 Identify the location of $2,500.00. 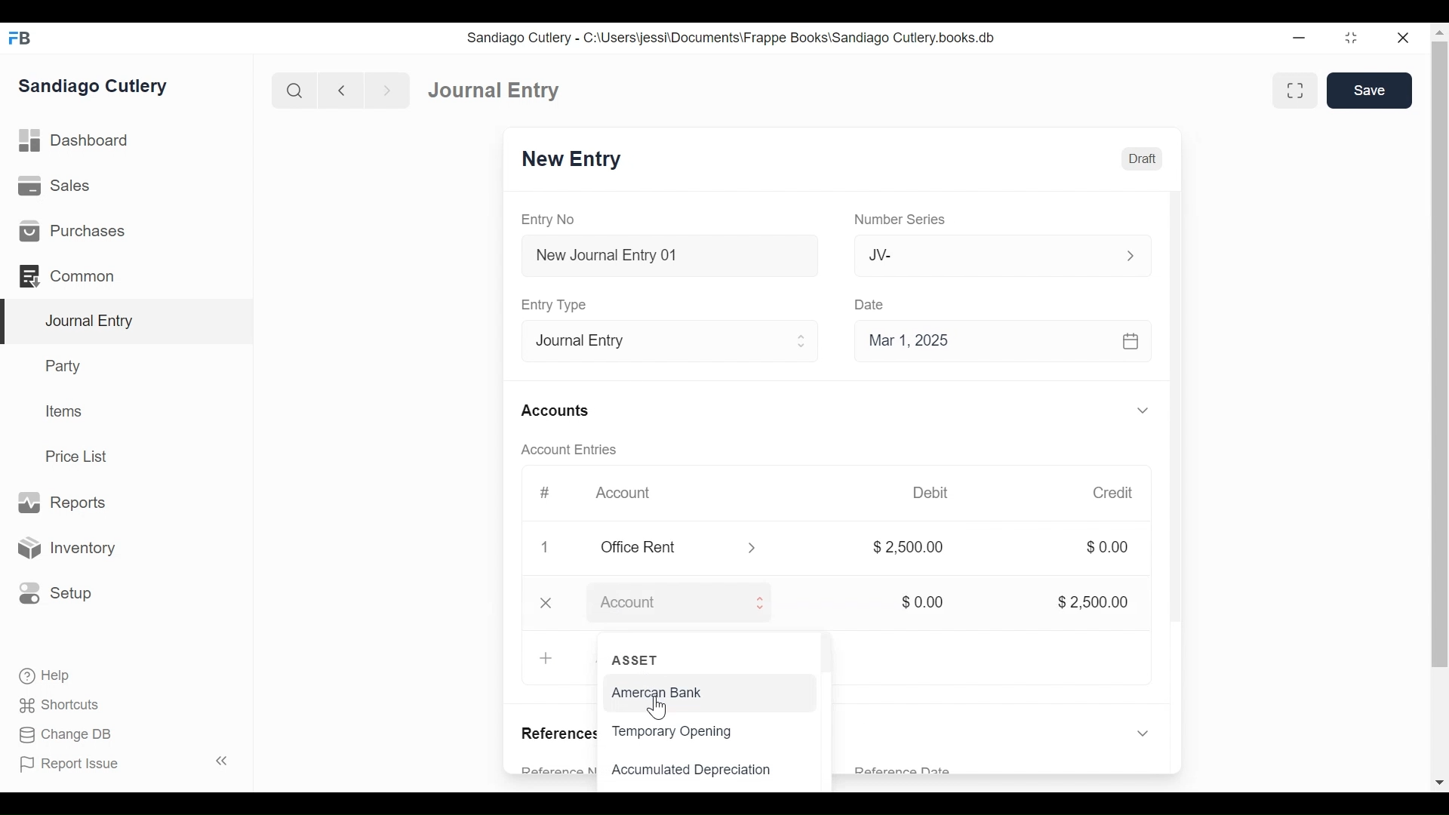
(1094, 601).